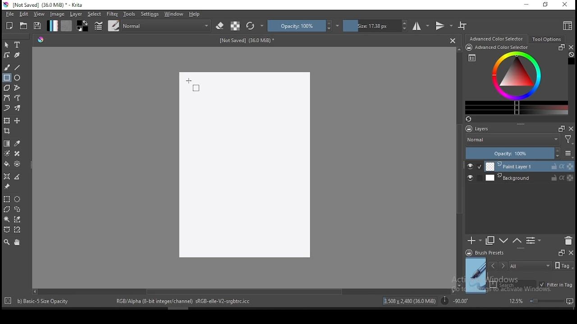 Image resolution: width=577 pixels, height=324 pixels. Describe the element at coordinates (8, 67) in the screenshot. I see `brush tool` at that location.